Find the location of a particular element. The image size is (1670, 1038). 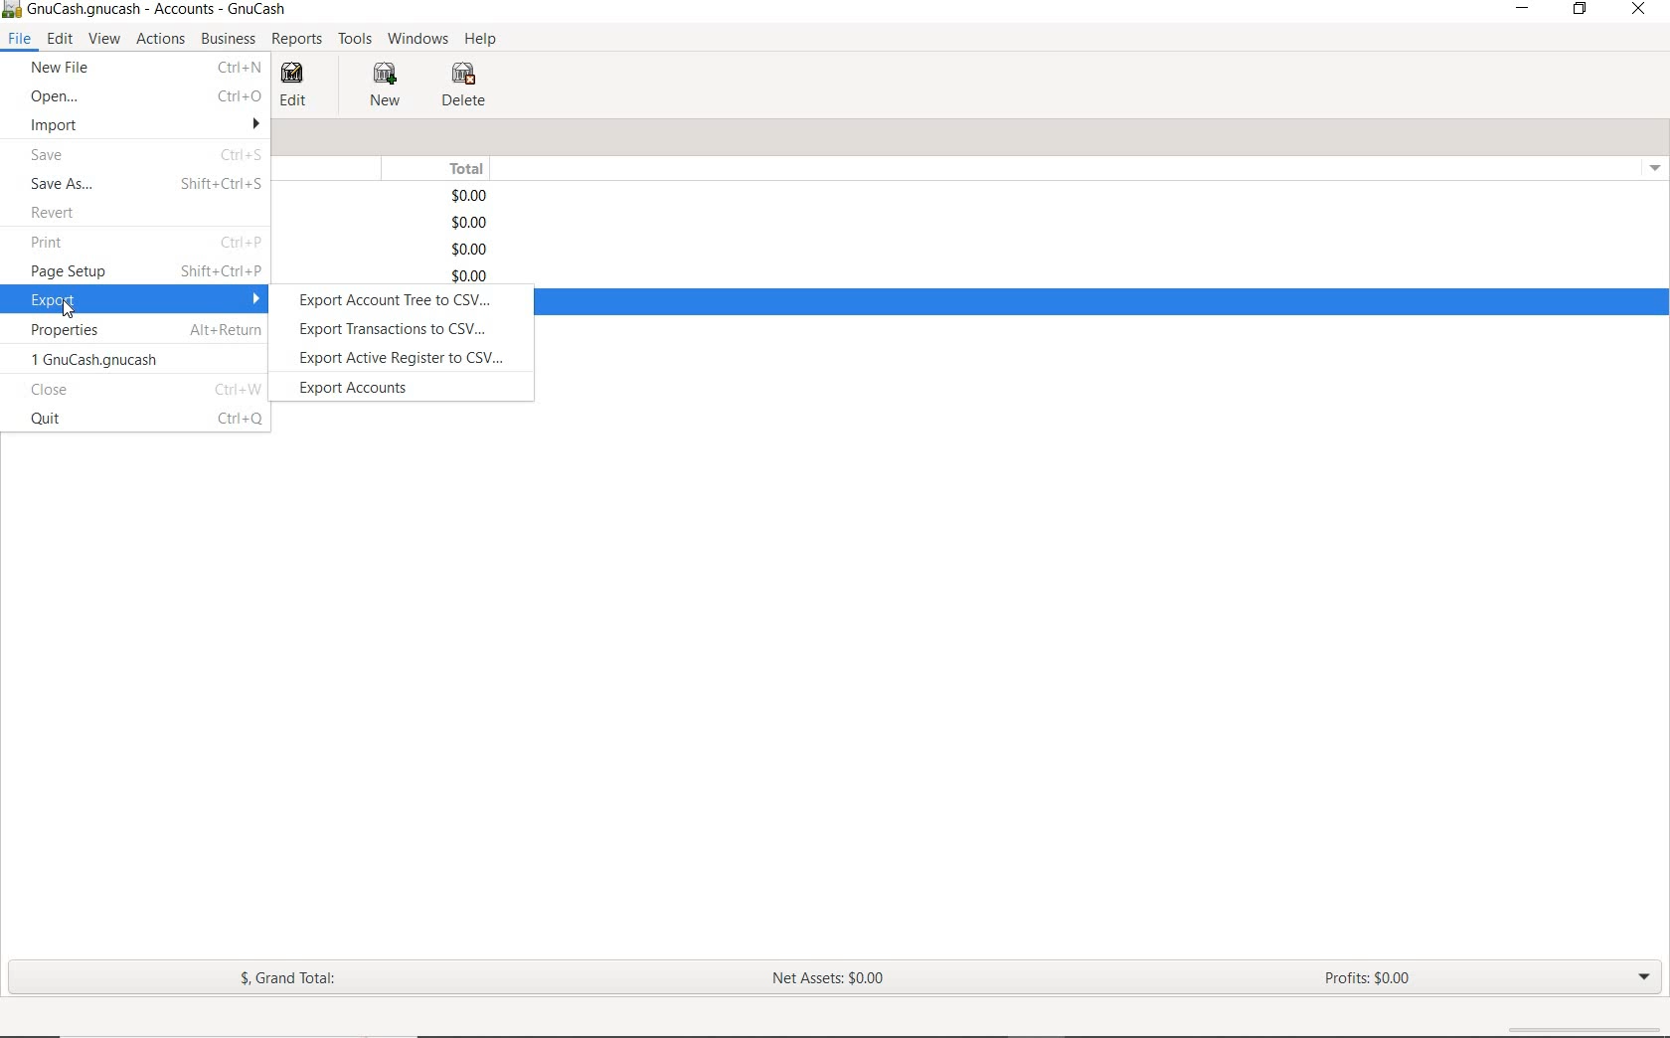

HELP is located at coordinates (481, 40).